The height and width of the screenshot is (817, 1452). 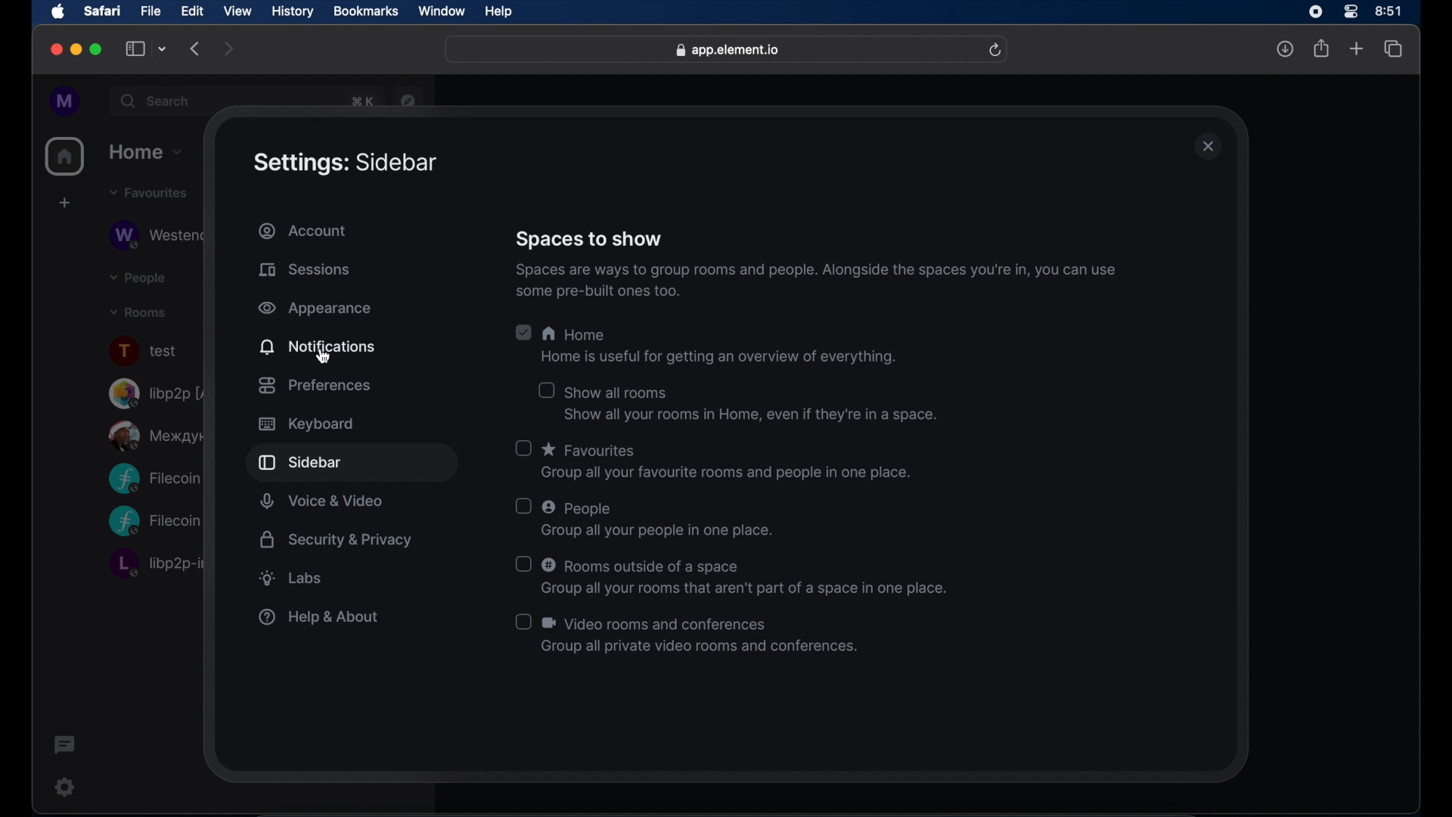 What do you see at coordinates (314, 309) in the screenshot?
I see `appearance` at bounding box center [314, 309].